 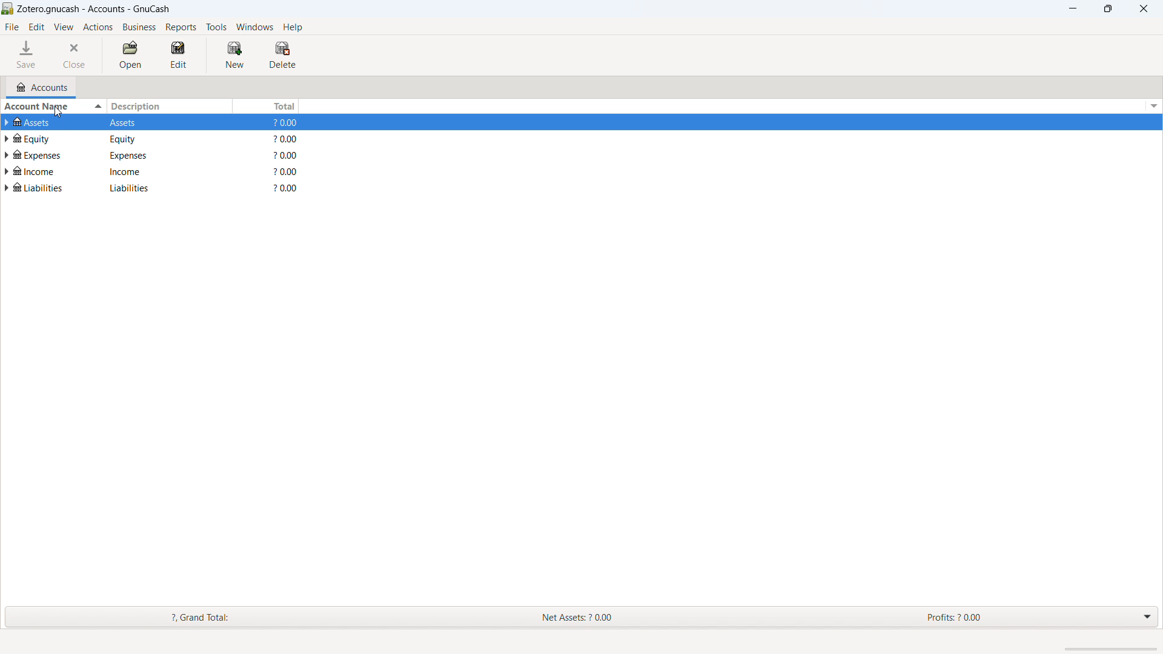 I want to click on account details of liabilities, so click(x=163, y=190).